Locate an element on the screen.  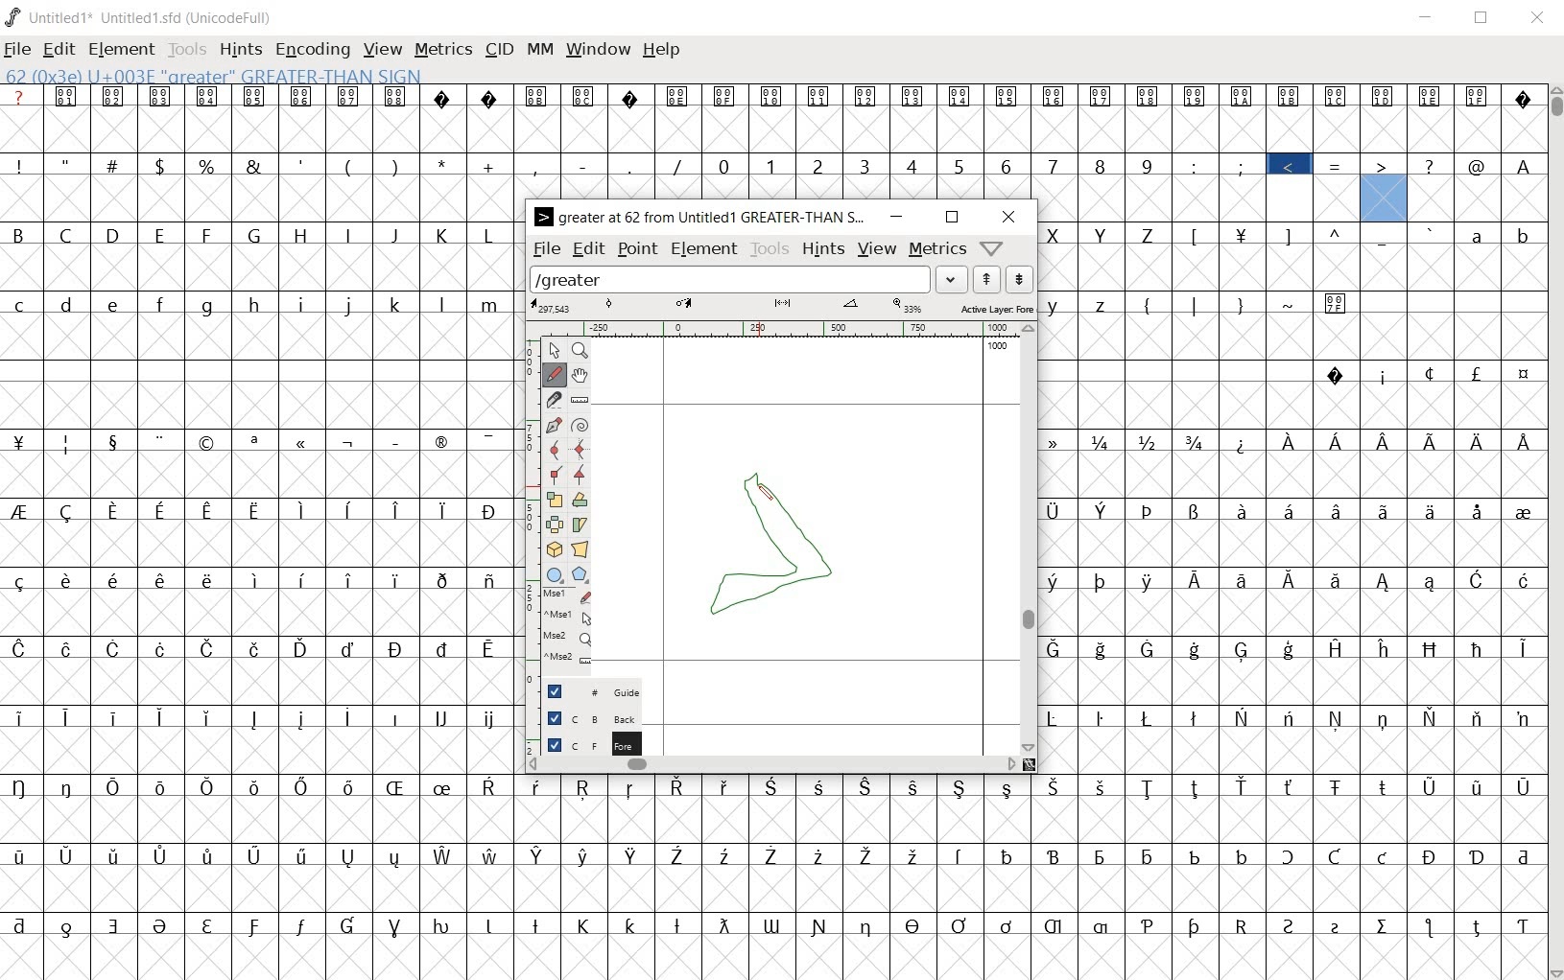
glyph characters is located at coordinates (922, 141).